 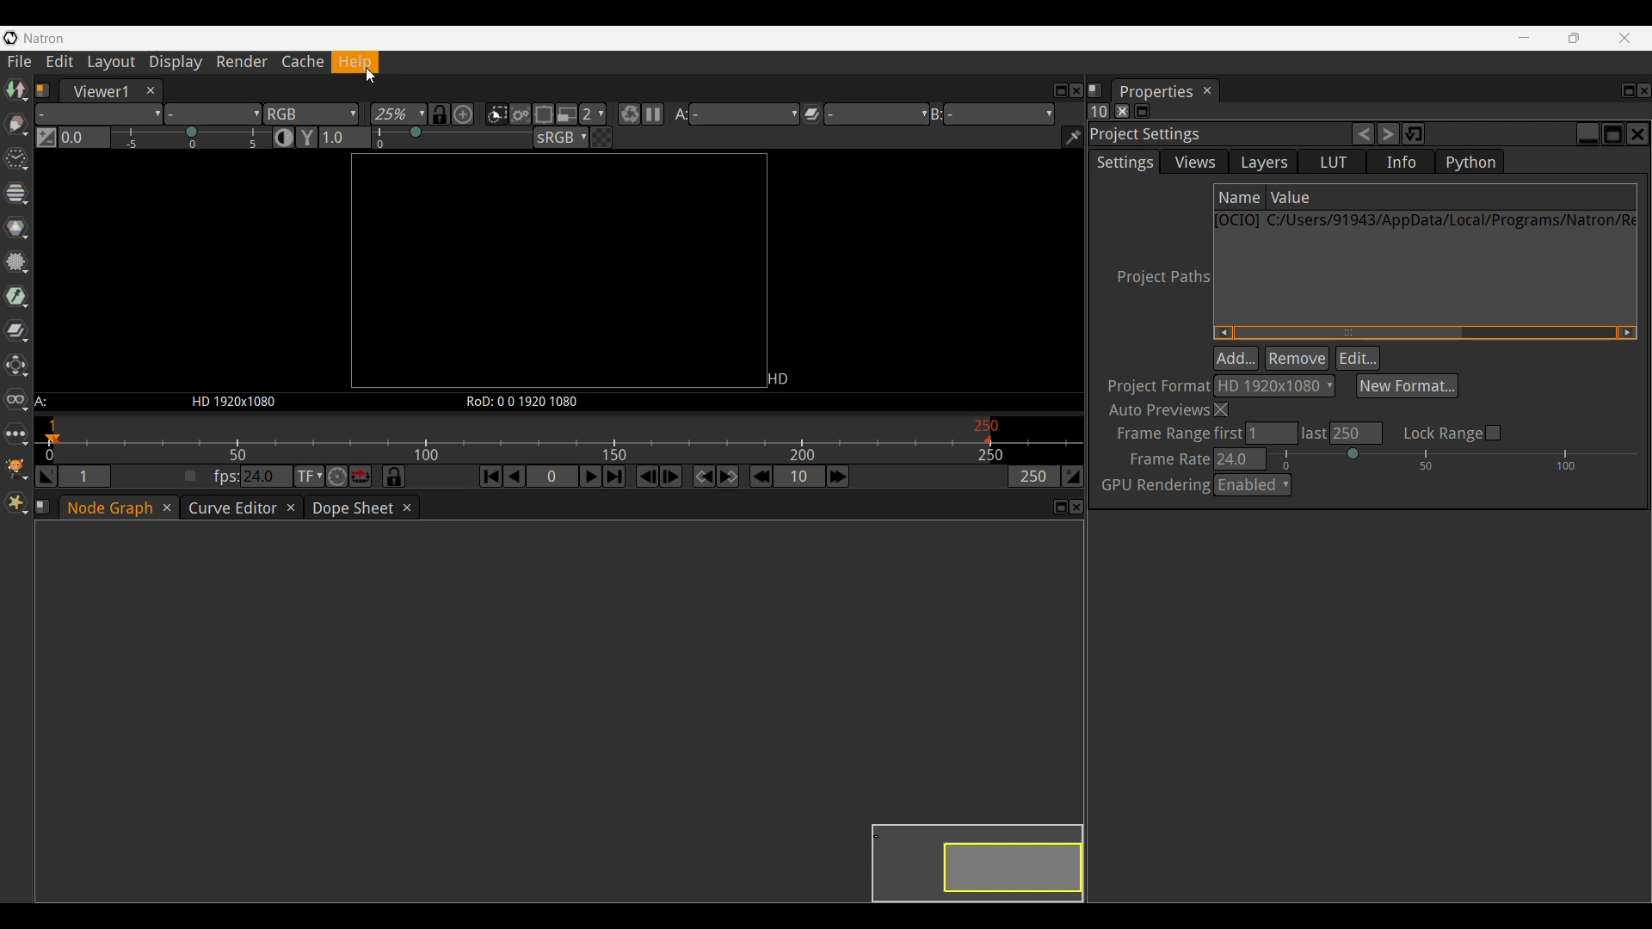 I want to click on Minimize project settings panel, so click(x=1587, y=133).